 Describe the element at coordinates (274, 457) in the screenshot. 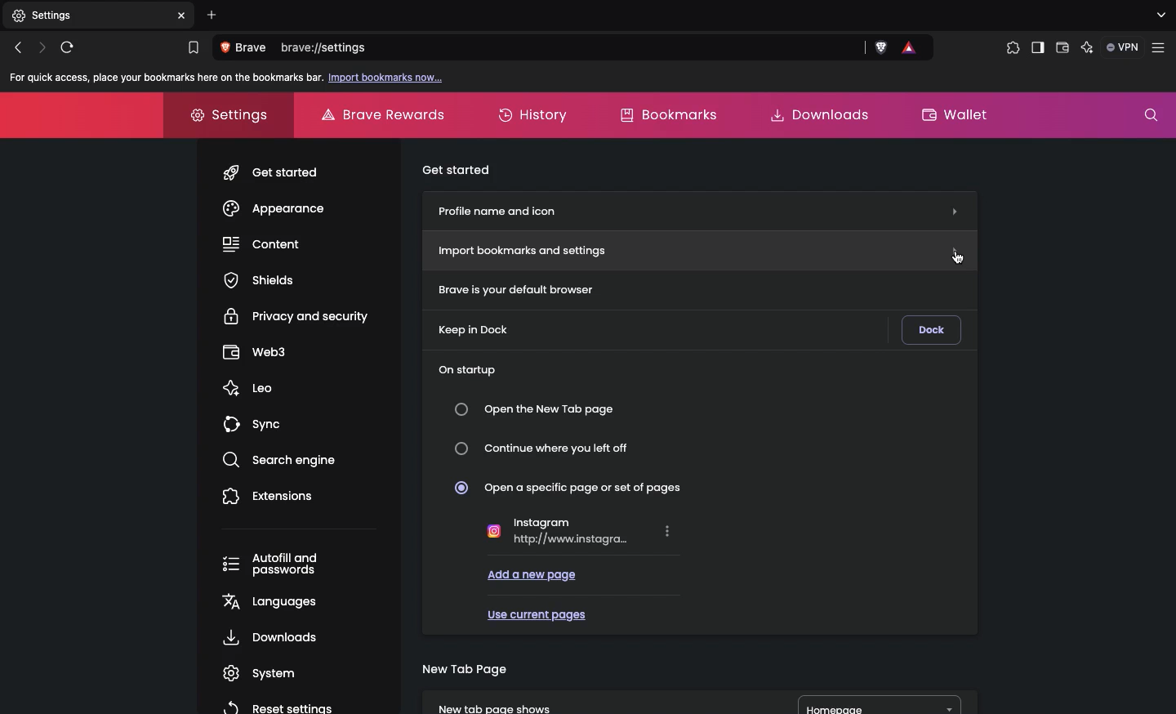

I see `Search engine` at that location.